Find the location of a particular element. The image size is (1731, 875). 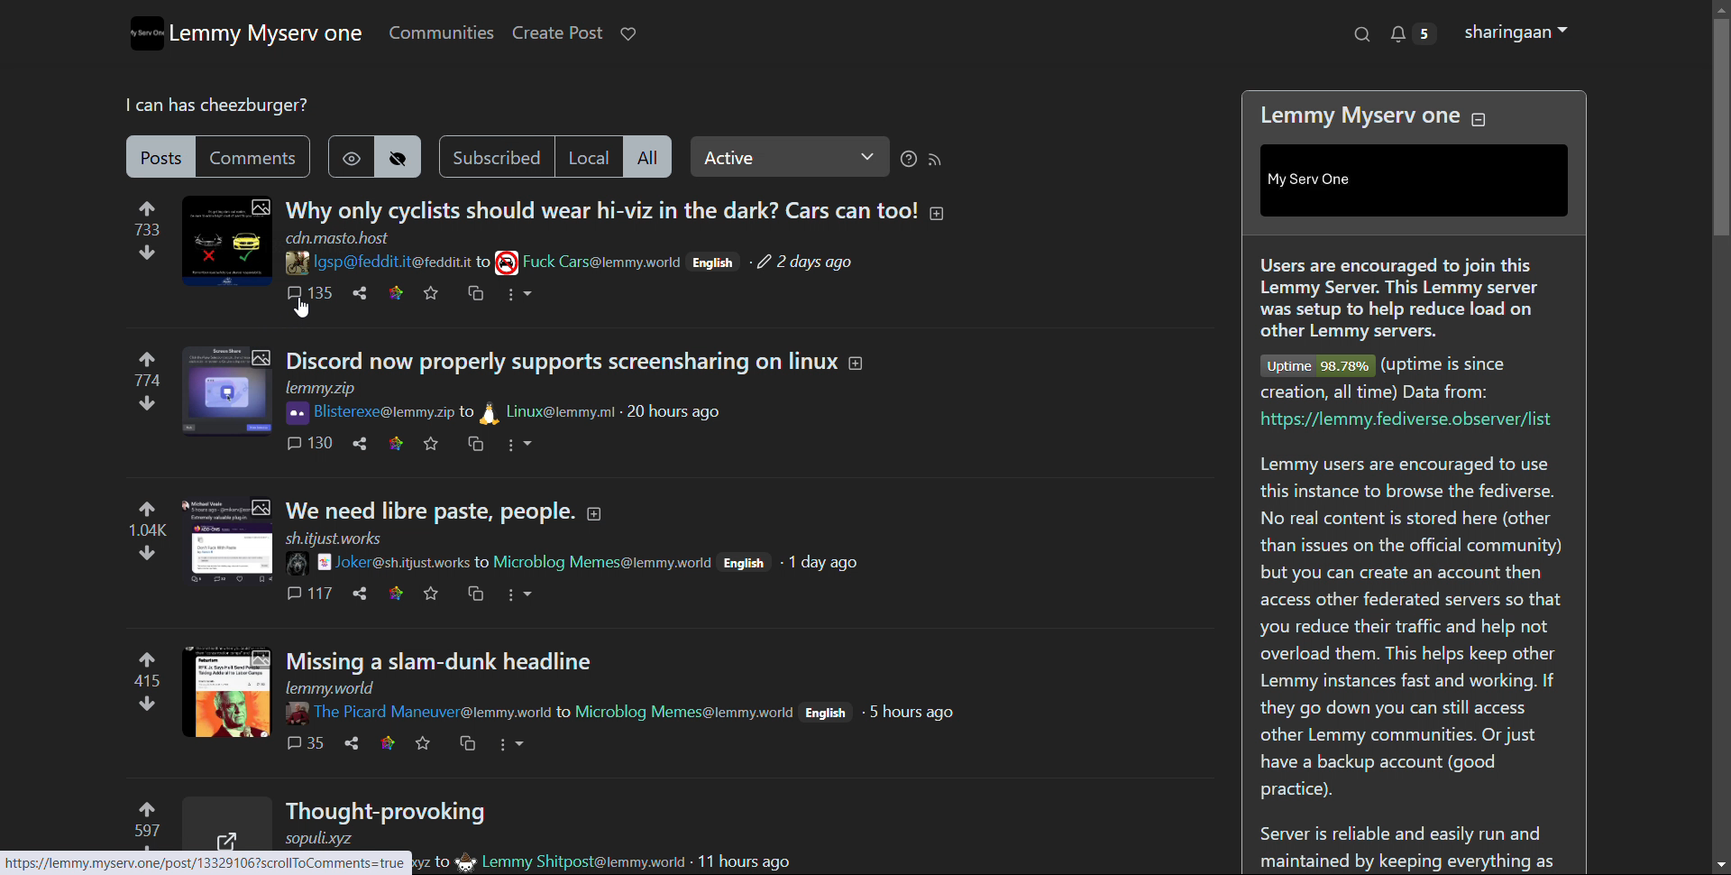

share is located at coordinates (360, 444).